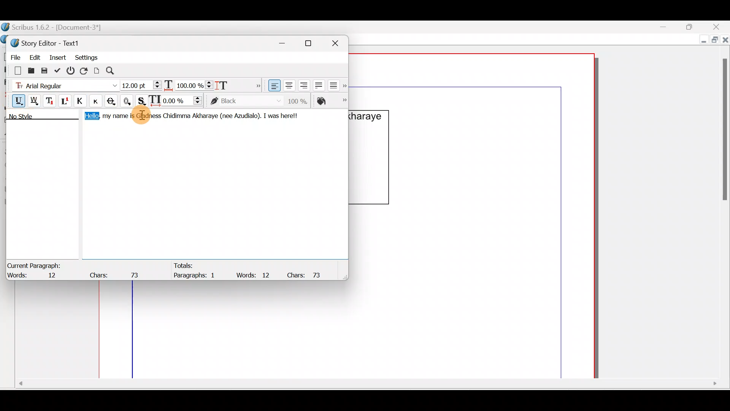 The height and width of the screenshot is (411, 730). I want to click on Cursor, so click(146, 114).